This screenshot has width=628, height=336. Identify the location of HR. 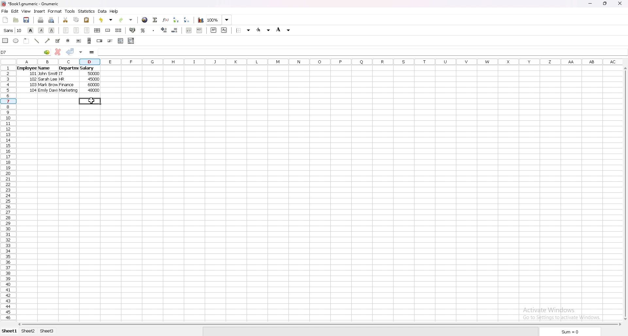
(65, 80).